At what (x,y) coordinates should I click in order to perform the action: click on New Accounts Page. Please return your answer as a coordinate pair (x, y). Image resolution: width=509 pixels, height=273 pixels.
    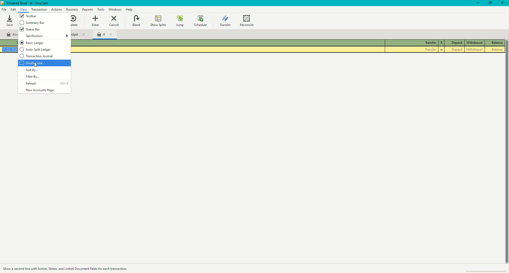
    Looking at the image, I should click on (40, 90).